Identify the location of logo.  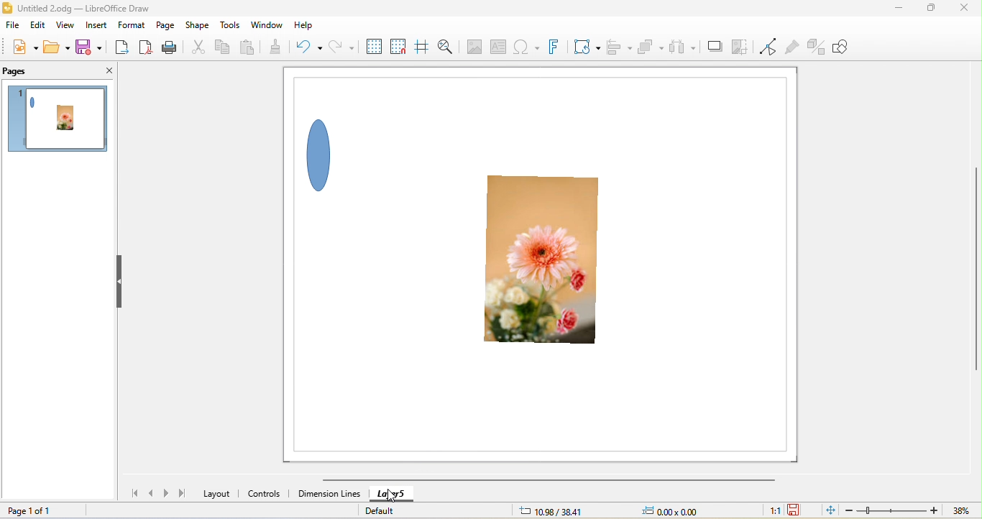
(8, 8).